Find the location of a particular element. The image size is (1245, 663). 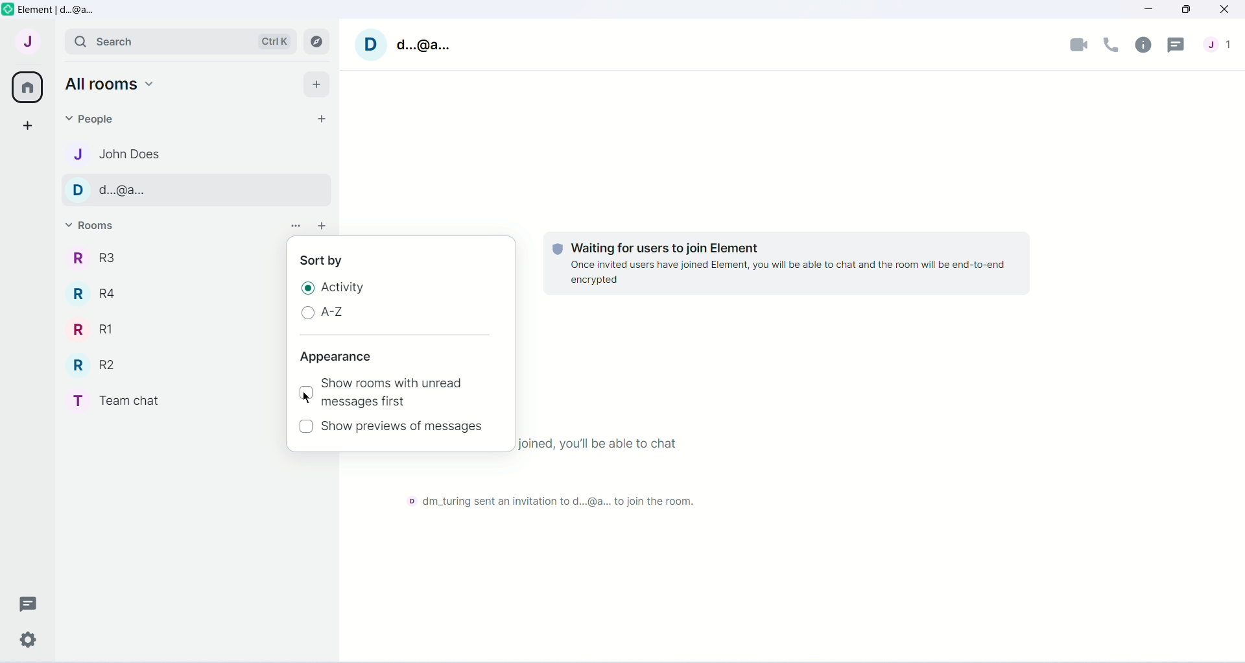

Room Name-r4 is located at coordinates (96, 293).